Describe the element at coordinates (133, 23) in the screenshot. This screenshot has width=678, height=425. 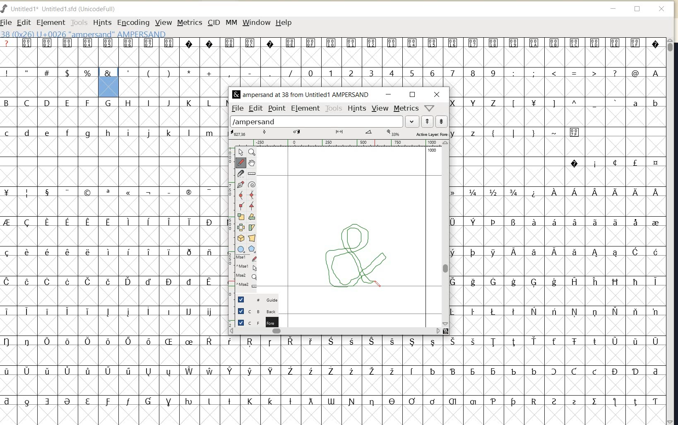
I see `ENCODING` at that location.